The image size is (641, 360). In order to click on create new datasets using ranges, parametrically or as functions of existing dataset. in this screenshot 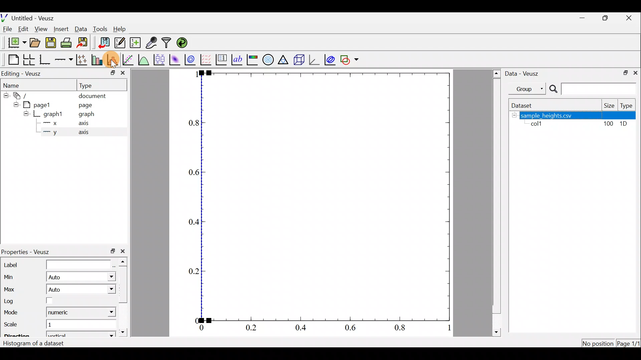, I will do `click(135, 42)`.